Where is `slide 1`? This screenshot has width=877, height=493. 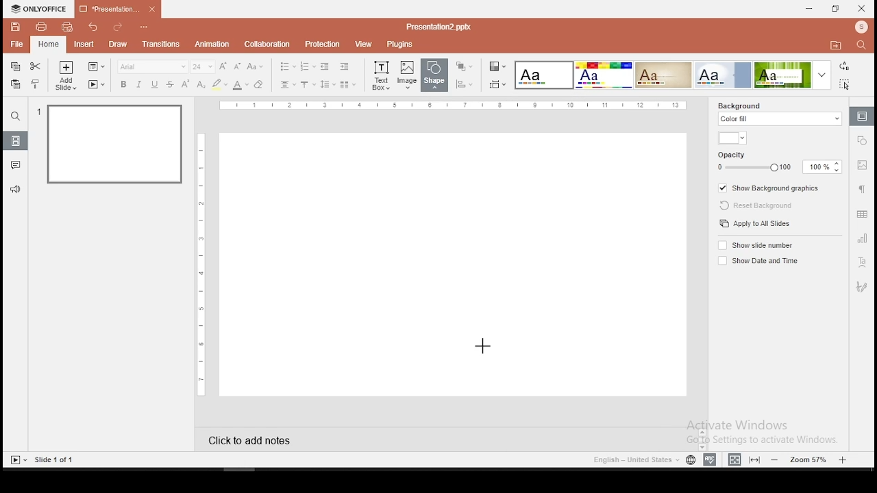 slide 1 is located at coordinates (116, 146).